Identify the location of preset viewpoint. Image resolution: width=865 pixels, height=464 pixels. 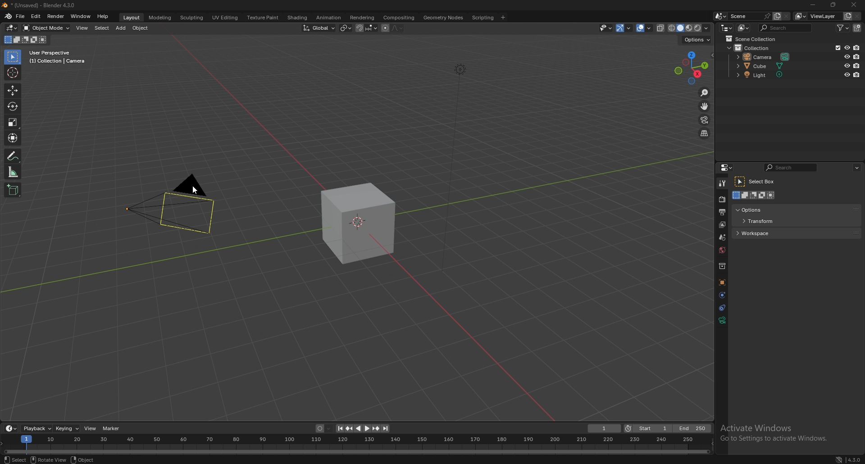
(691, 68).